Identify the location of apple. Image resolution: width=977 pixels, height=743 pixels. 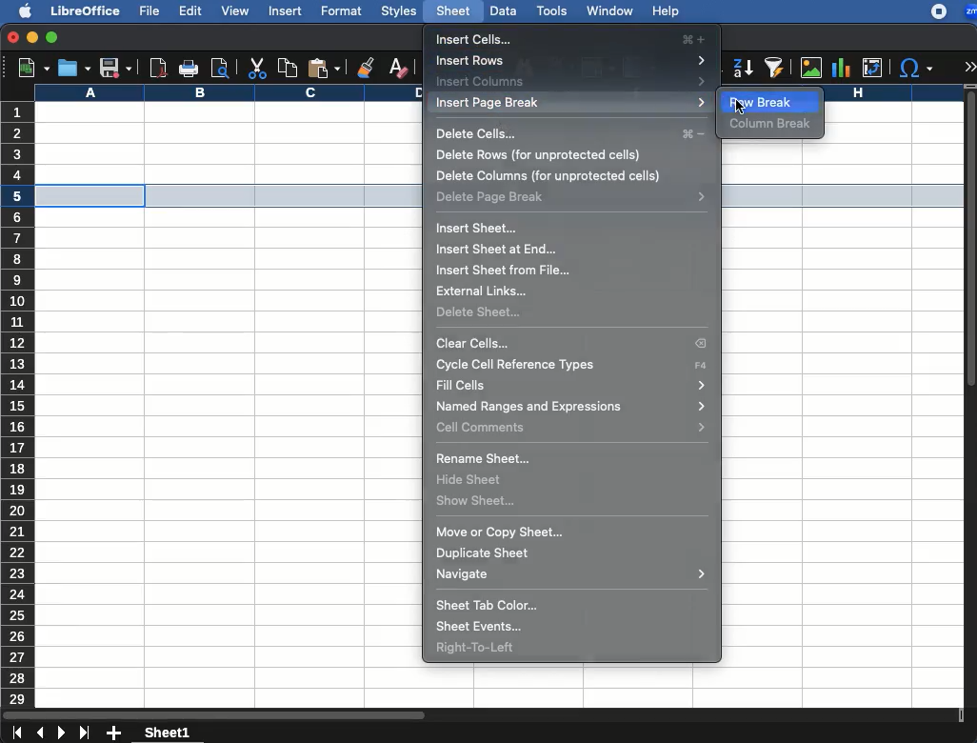
(23, 10).